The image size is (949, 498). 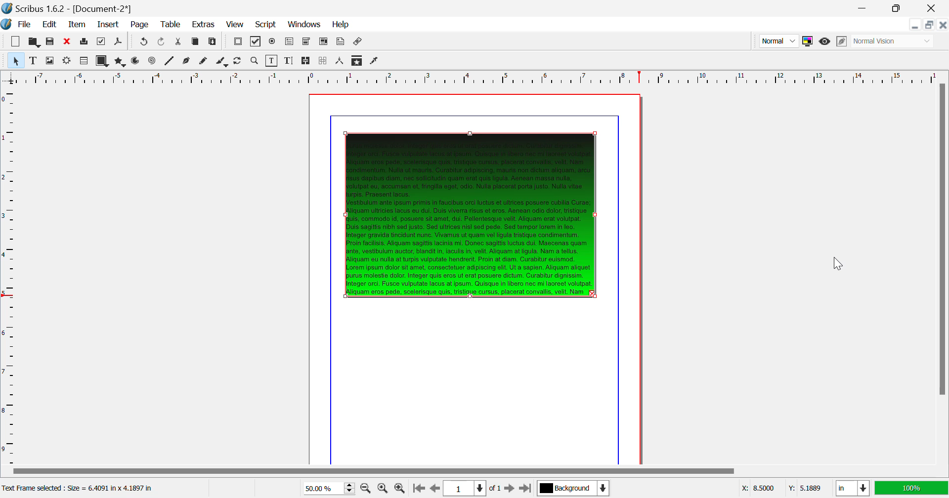 I want to click on Measurements, so click(x=341, y=62).